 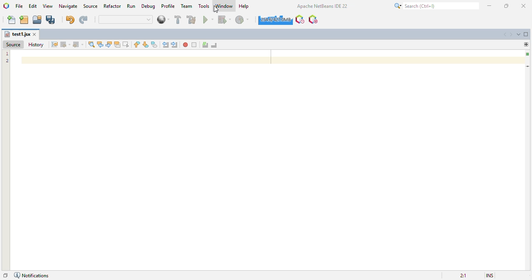 What do you see at coordinates (527, 54) in the screenshot?
I see `no errors` at bounding box center [527, 54].